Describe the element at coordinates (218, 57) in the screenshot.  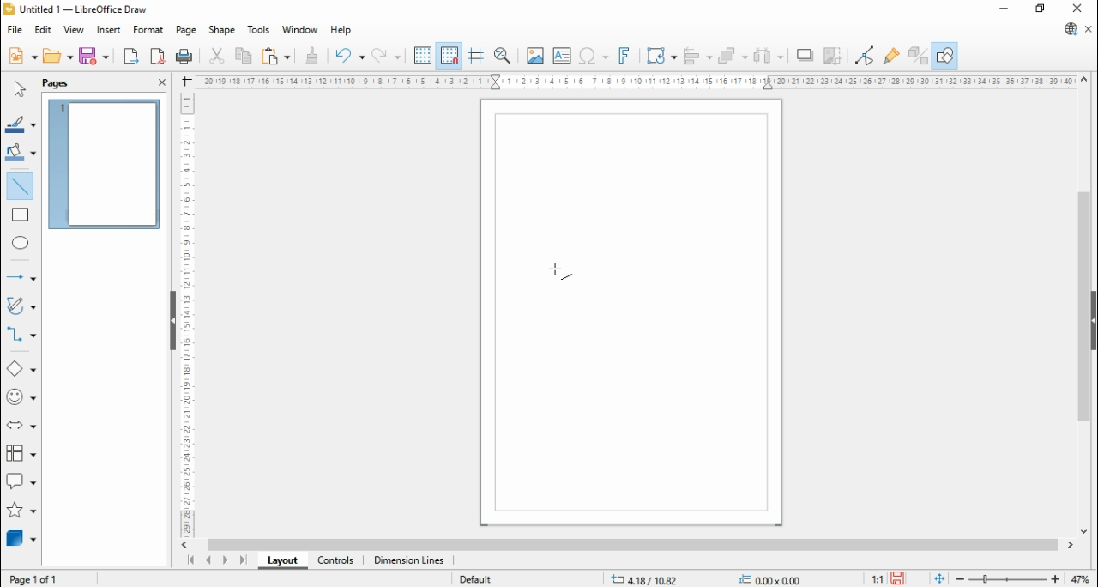
I see `cut` at that location.